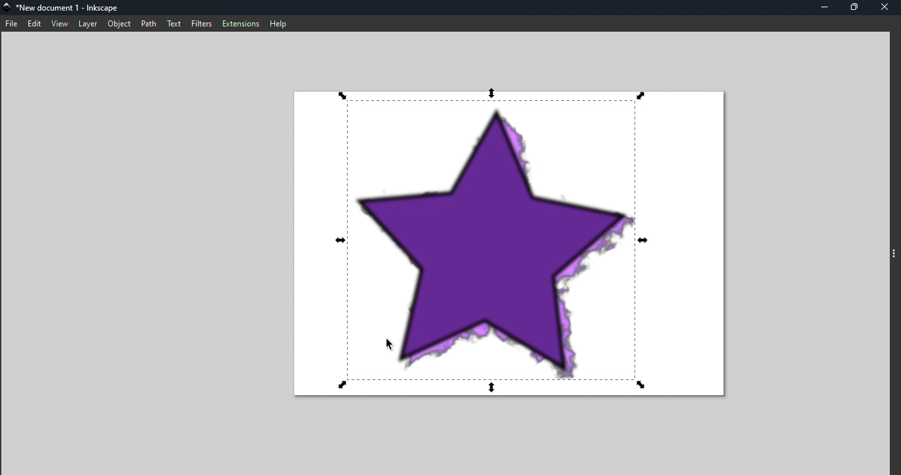 This screenshot has width=901, height=475. I want to click on Minimize, so click(826, 8).